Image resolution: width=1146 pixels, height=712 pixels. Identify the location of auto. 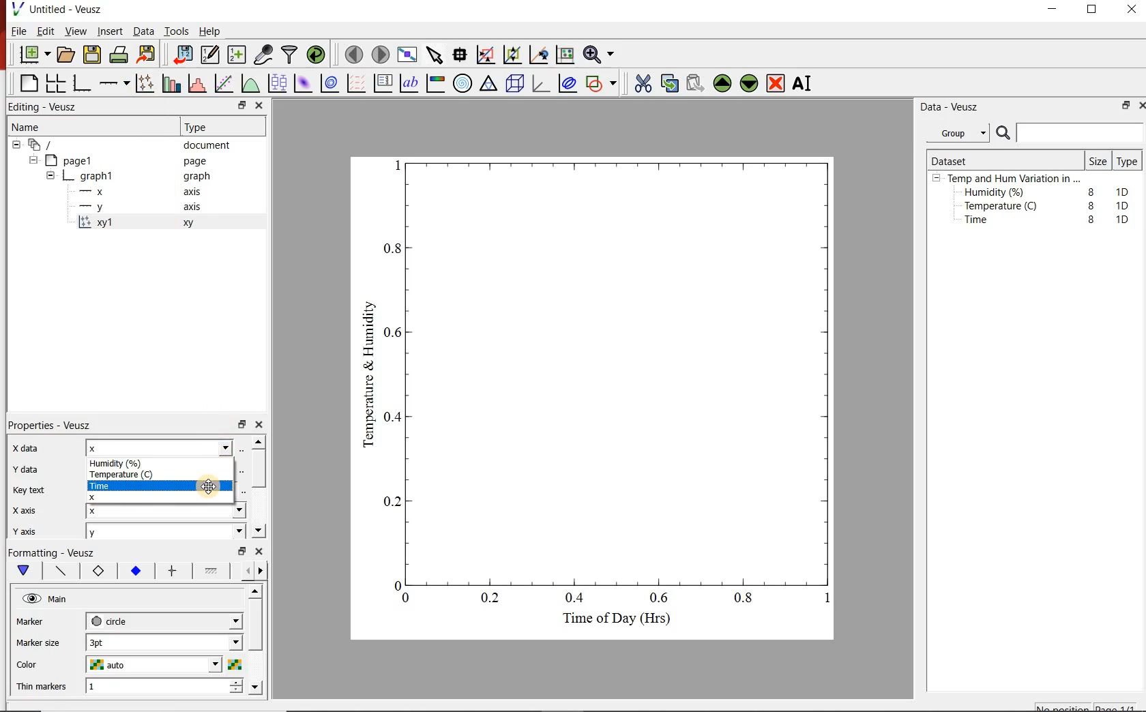
(110, 665).